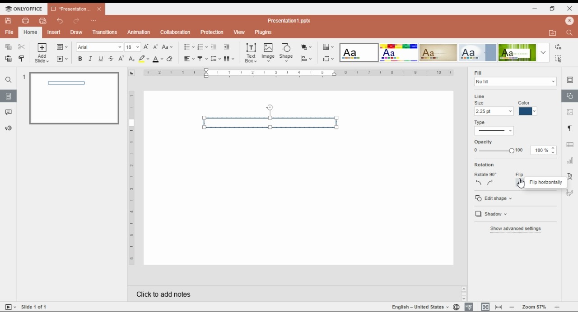 This screenshot has width=578, height=312. Describe the element at coordinates (570, 162) in the screenshot. I see `chart settings` at that location.